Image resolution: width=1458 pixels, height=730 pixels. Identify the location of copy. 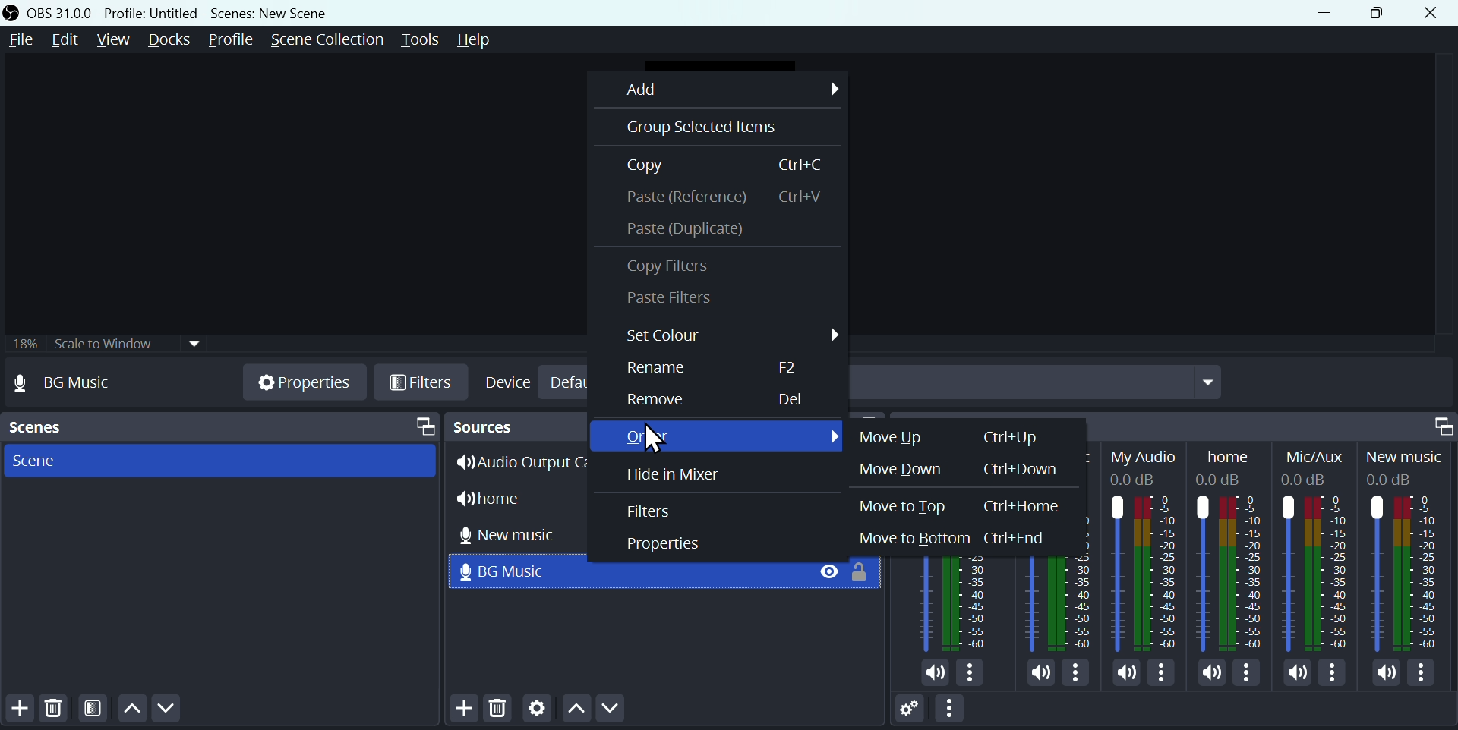
(737, 164).